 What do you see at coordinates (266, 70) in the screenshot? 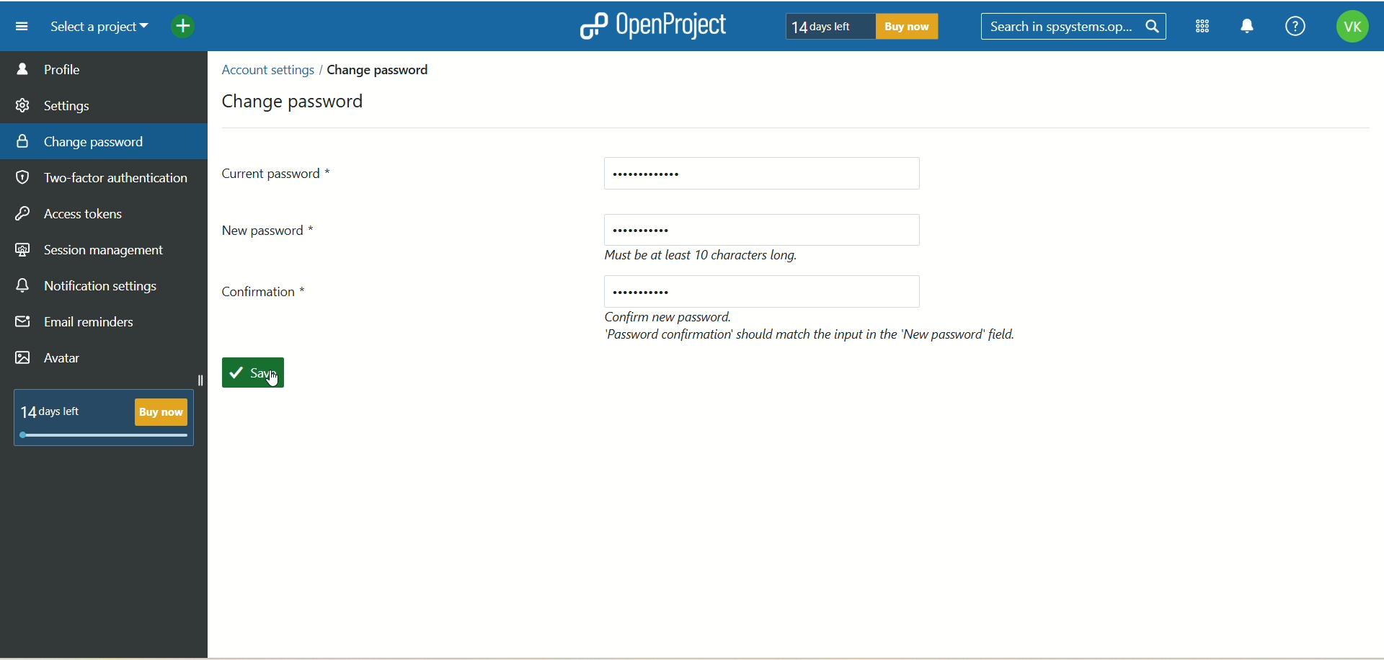
I see `account settings` at bounding box center [266, 70].